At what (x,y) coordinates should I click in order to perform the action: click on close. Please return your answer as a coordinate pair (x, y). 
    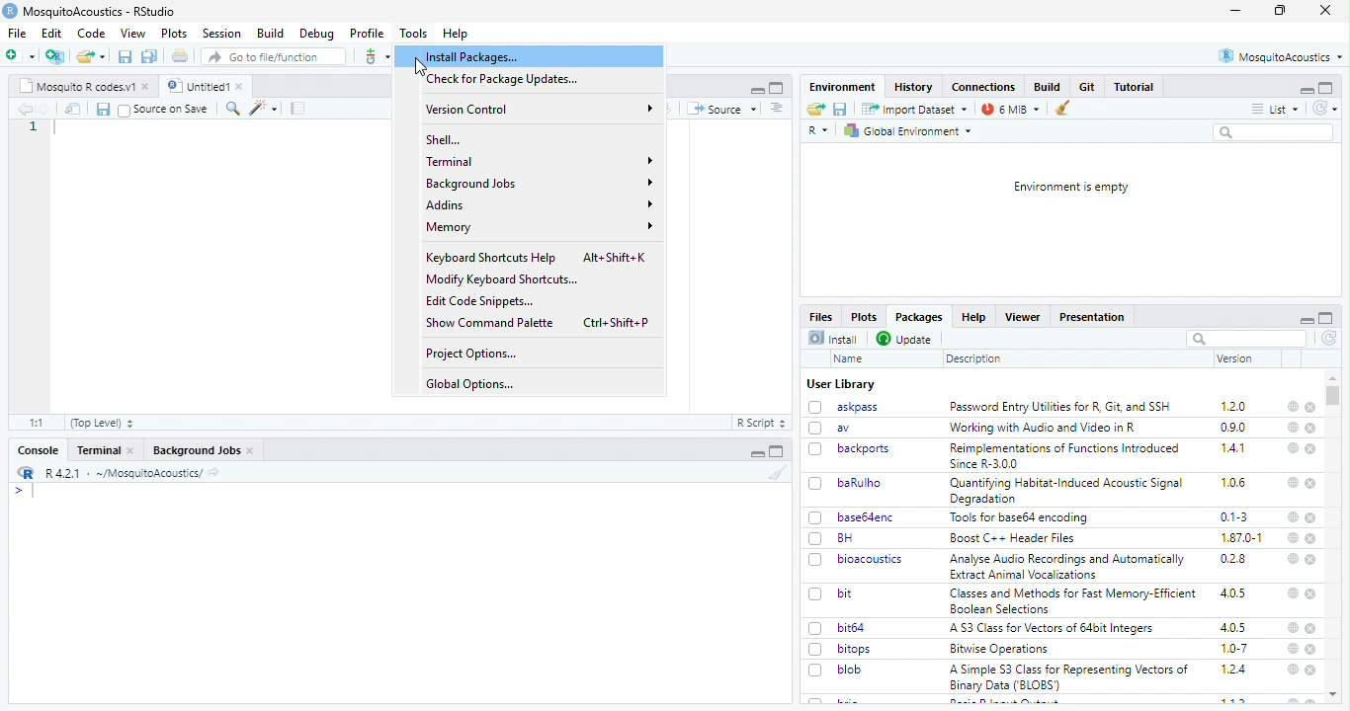
    Looking at the image, I should click on (1310, 449).